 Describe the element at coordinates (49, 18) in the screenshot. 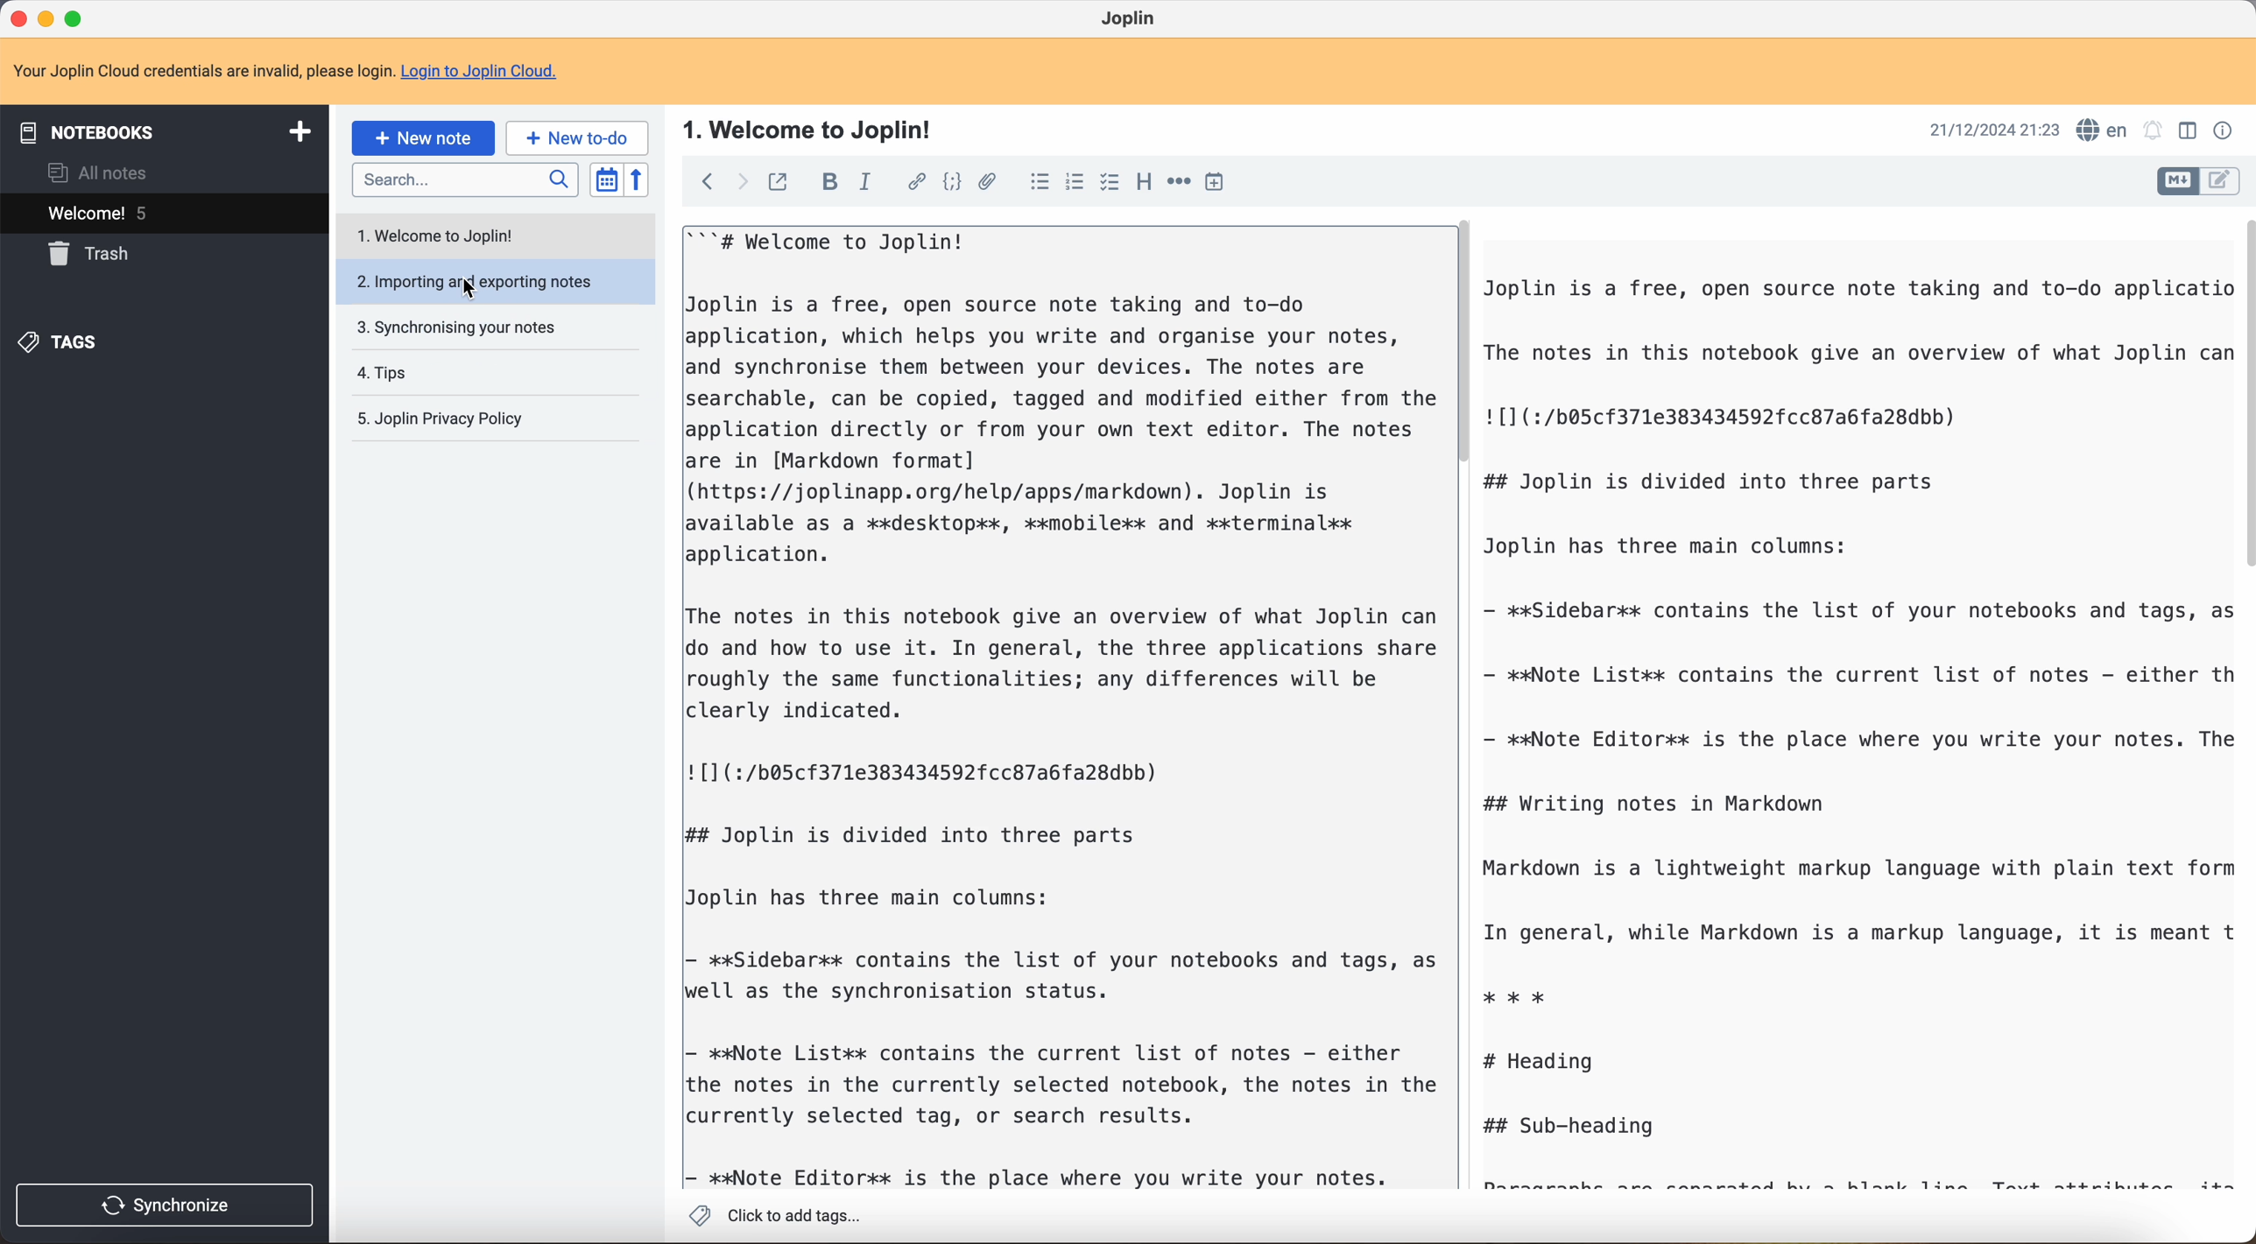

I see `minimize` at that location.